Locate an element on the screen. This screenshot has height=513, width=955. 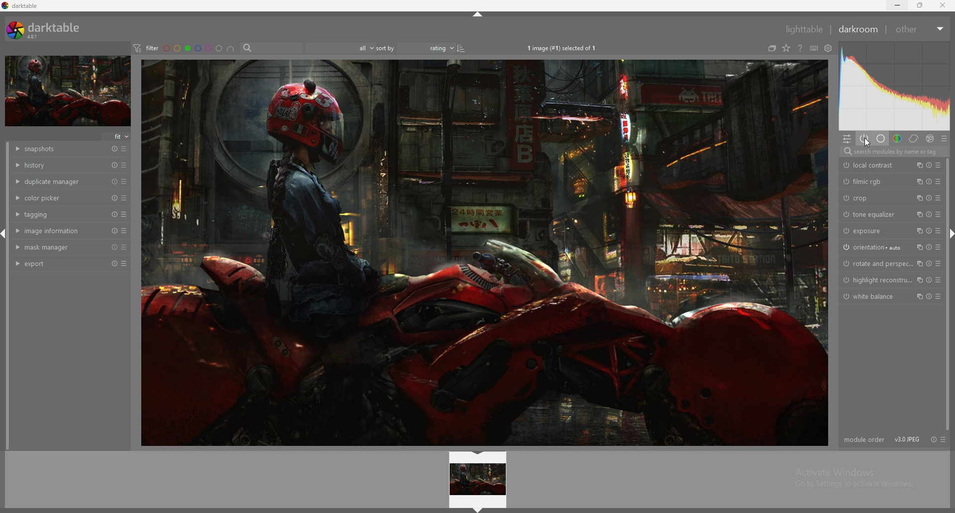
quic access panel is located at coordinates (847, 139).